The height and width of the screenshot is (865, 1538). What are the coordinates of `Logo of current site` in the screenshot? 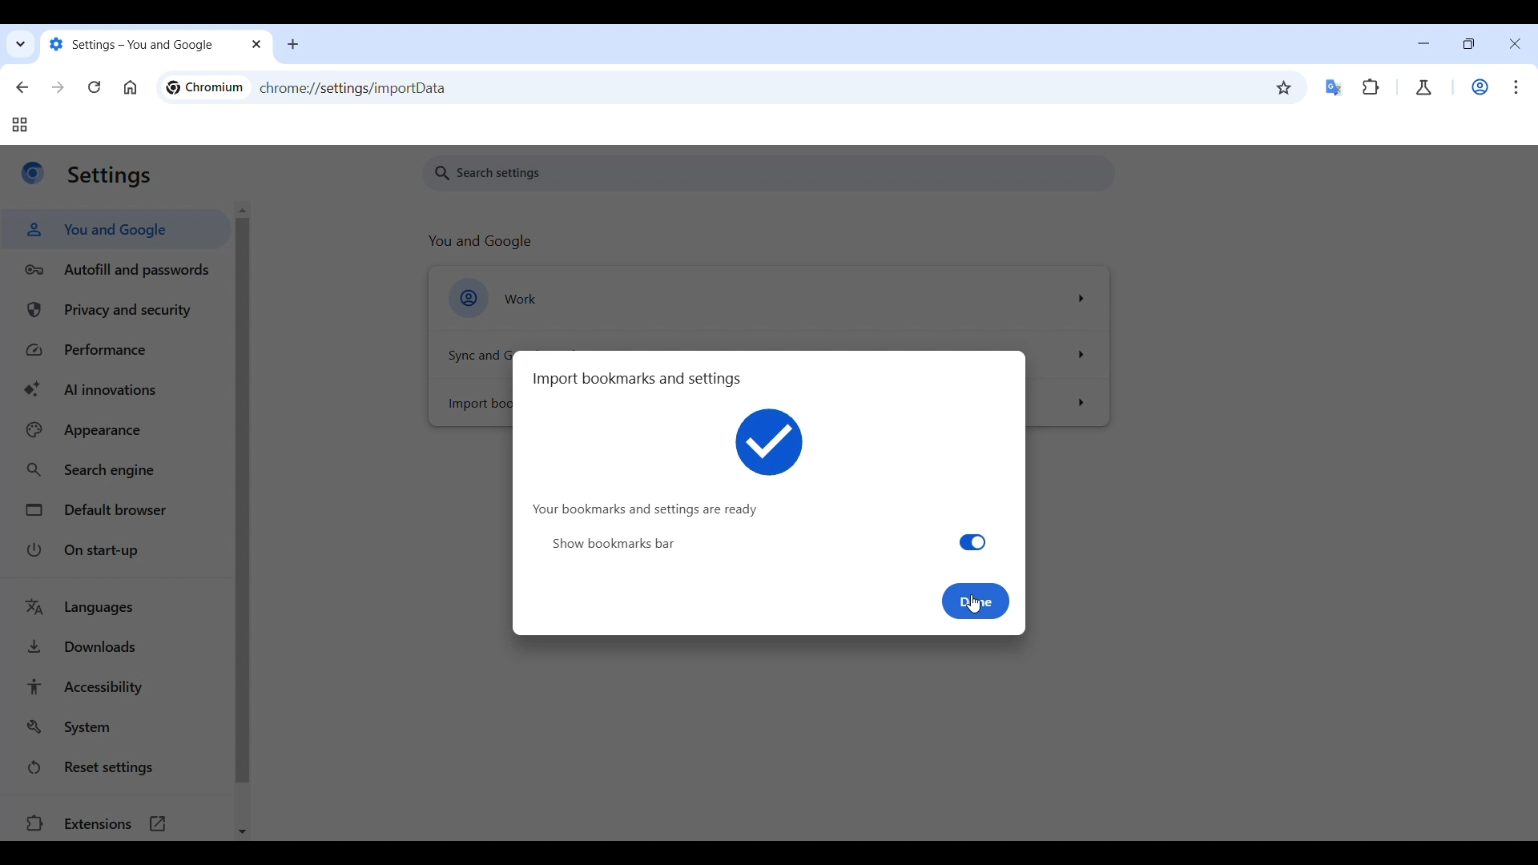 It's located at (33, 172).